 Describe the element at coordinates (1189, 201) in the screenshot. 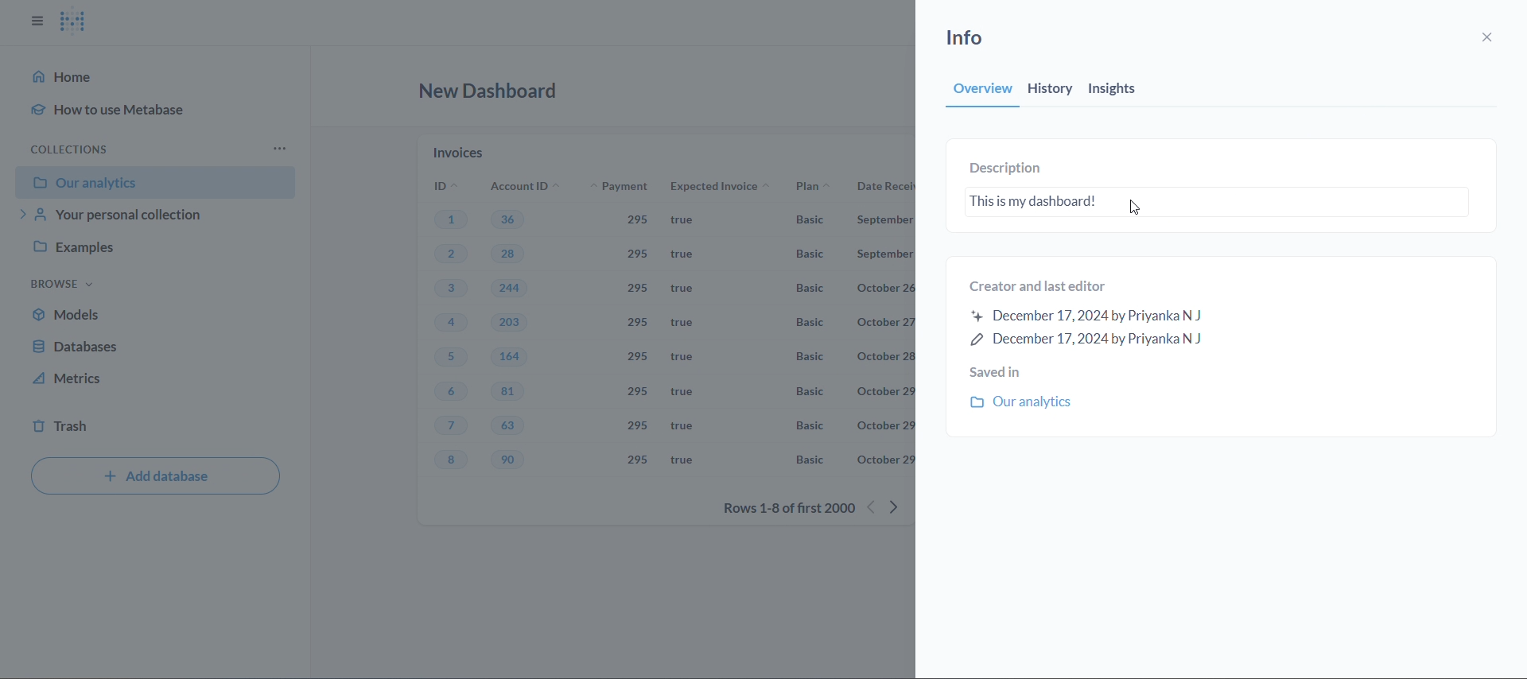

I see `dashboard description text box` at that location.